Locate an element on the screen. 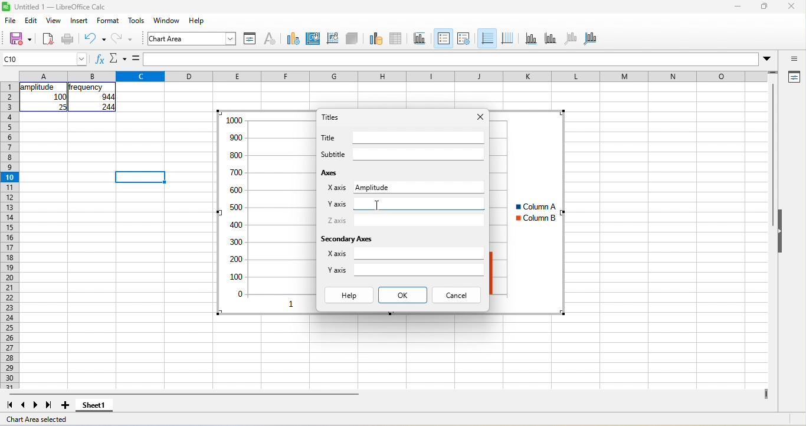 This screenshot has width=806, height=426. rows is located at coordinates (9, 235).